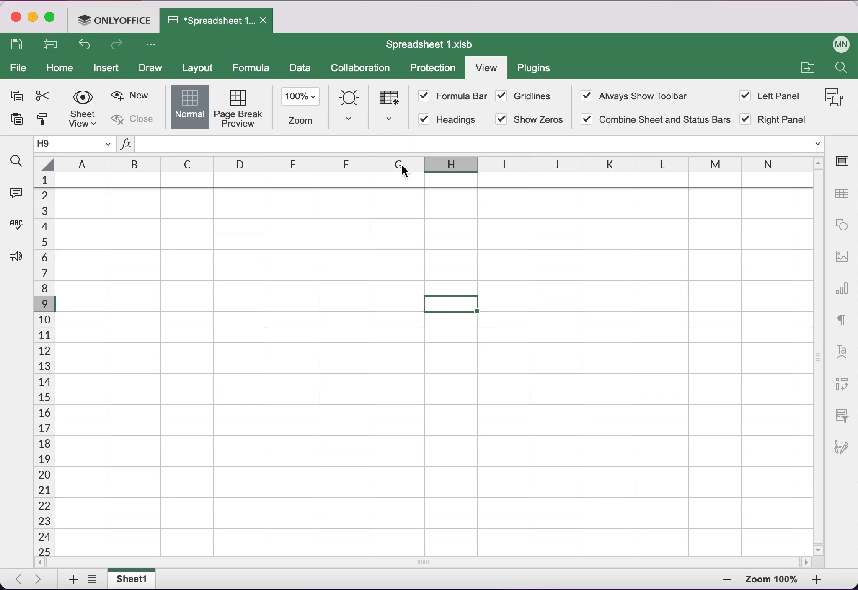 The width and height of the screenshot is (858, 590). What do you see at coordinates (451, 304) in the screenshot?
I see `selected cell` at bounding box center [451, 304].